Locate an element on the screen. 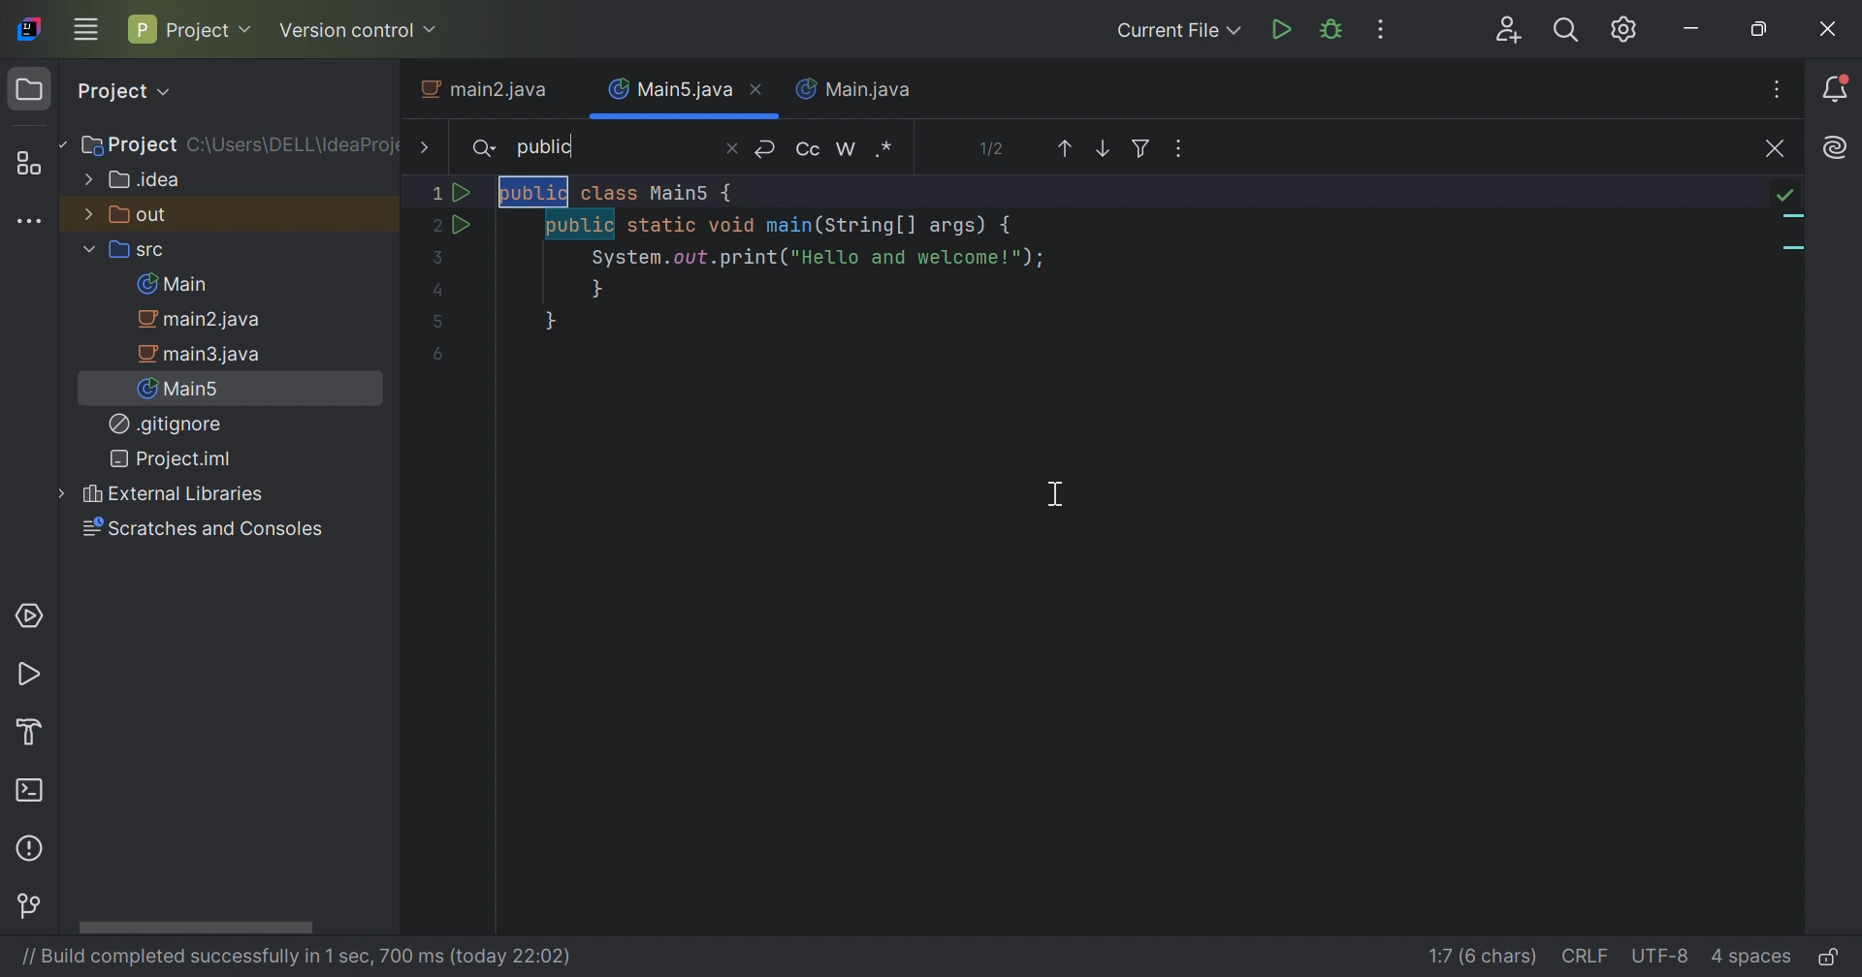 Image resolution: width=1862 pixels, height=977 pixels. More tool windows is located at coordinates (27, 220).